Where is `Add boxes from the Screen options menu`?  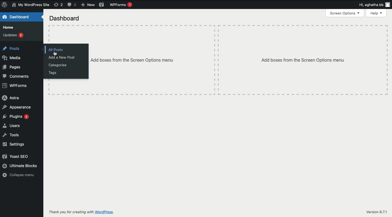
Add boxes from the Screen options menu is located at coordinates (303, 61).